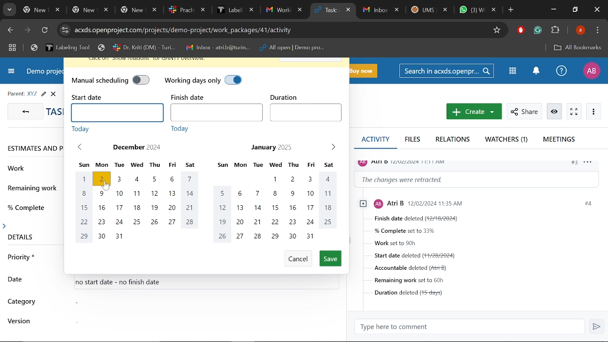  I want to click on manual scheduling off, so click(142, 79).